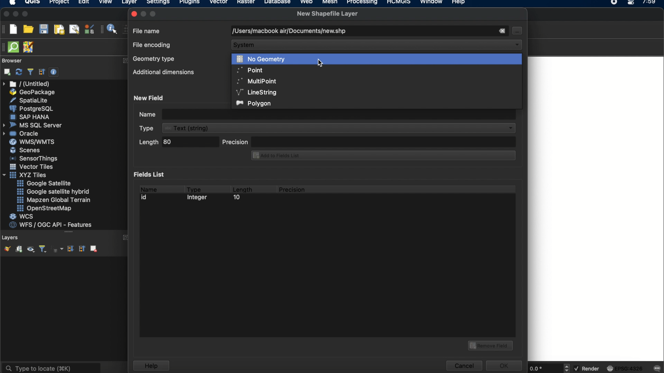  What do you see at coordinates (155, 58) in the screenshot?
I see `Geometry type` at bounding box center [155, 58].